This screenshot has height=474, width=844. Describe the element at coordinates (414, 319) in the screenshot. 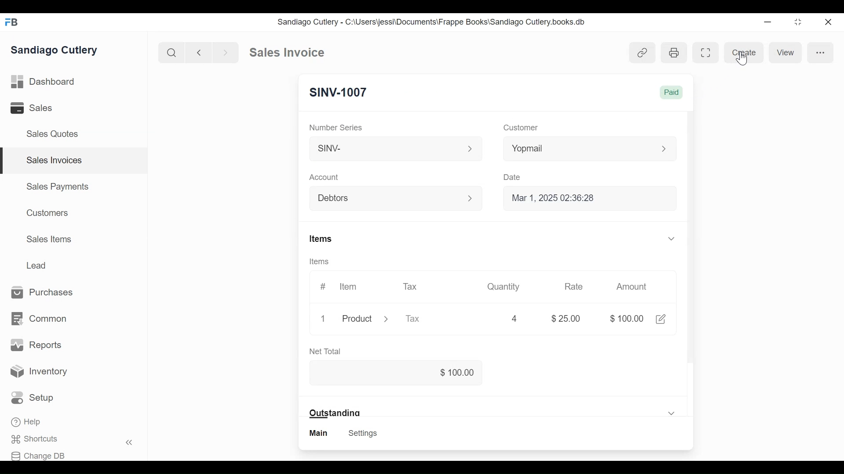

I see `Tax` at that location.